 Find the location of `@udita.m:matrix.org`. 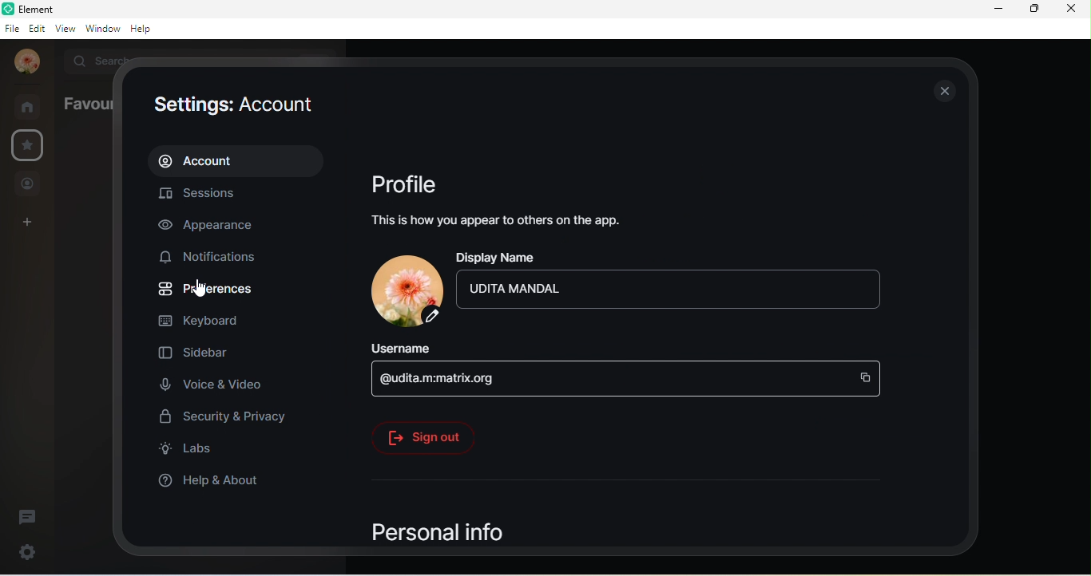

@udita.m:matrix.org is located at coordinates (466, 379).